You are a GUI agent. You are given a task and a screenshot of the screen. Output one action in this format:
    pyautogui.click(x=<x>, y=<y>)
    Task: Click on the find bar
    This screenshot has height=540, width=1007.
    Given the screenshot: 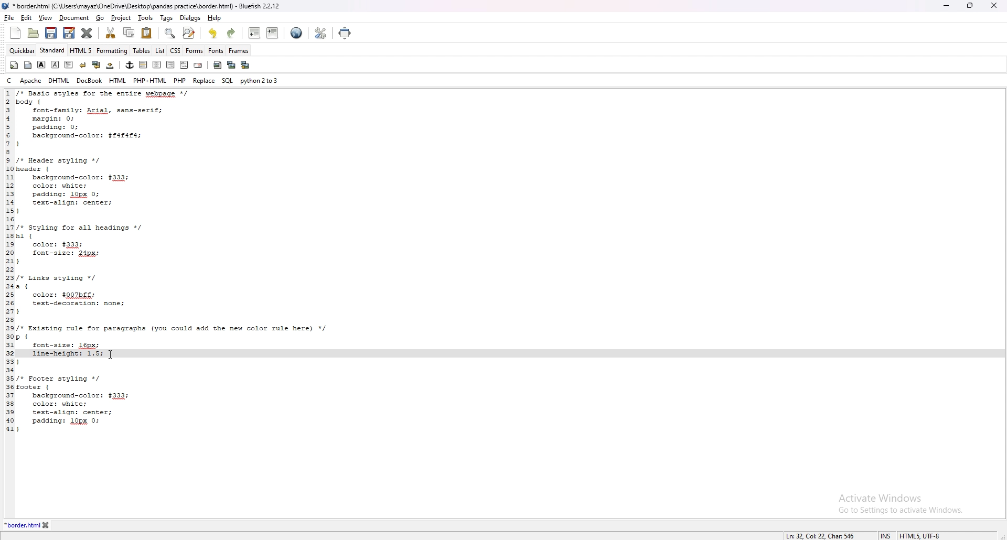 What is the action you would take?
    pyautogui.click(x=170, y=33)
    